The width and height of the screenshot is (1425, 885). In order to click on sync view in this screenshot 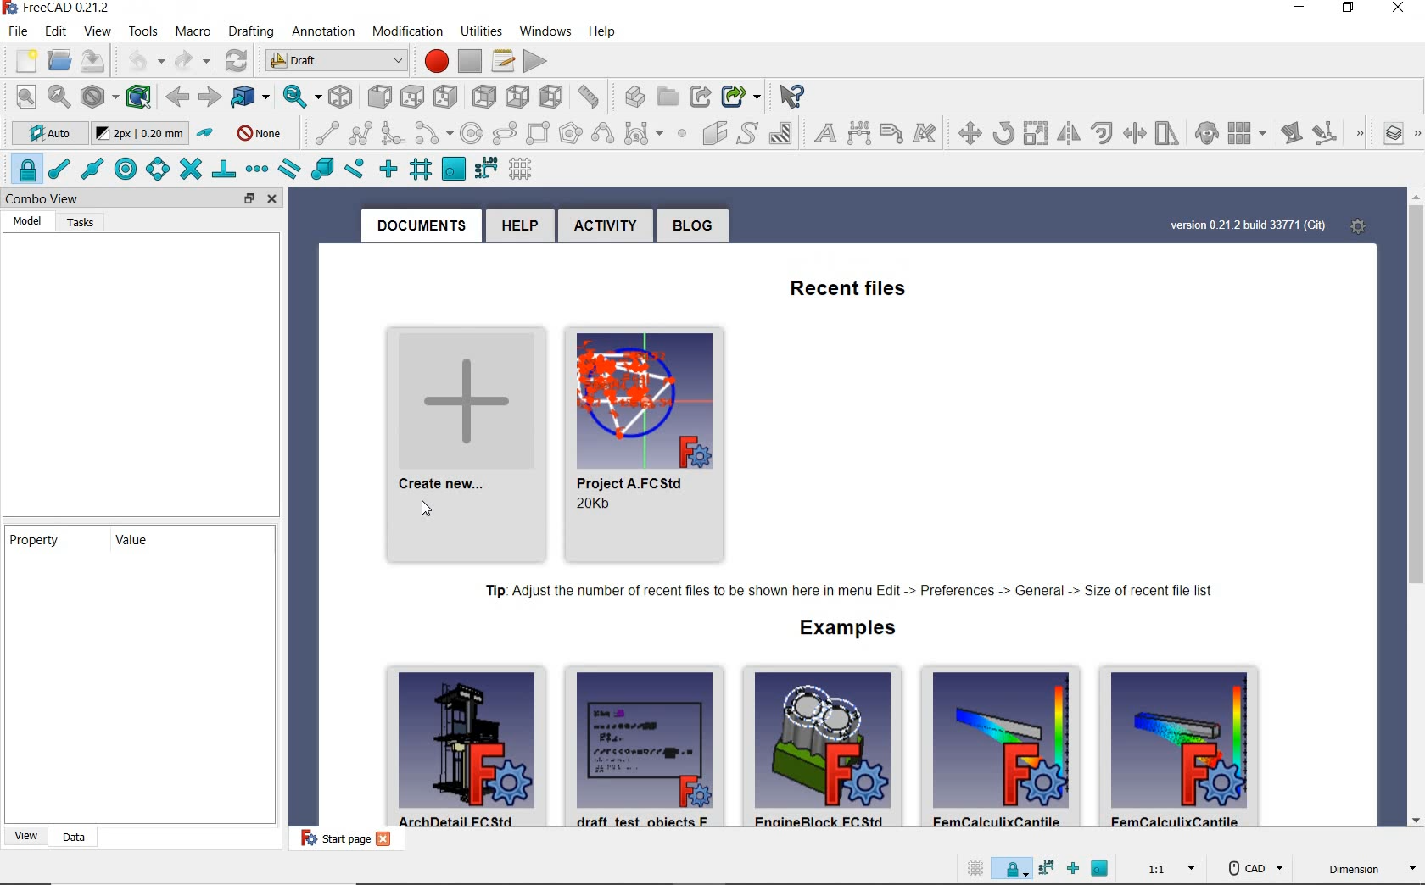, I will do `click(288, 94)`.